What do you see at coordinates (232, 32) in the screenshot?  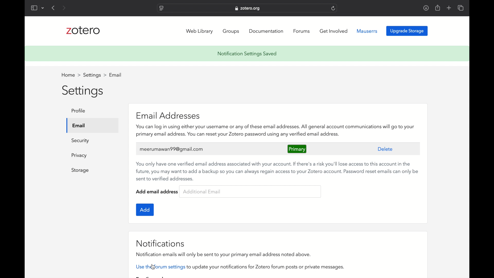 I see `groups` at bounding box center [232, 32].